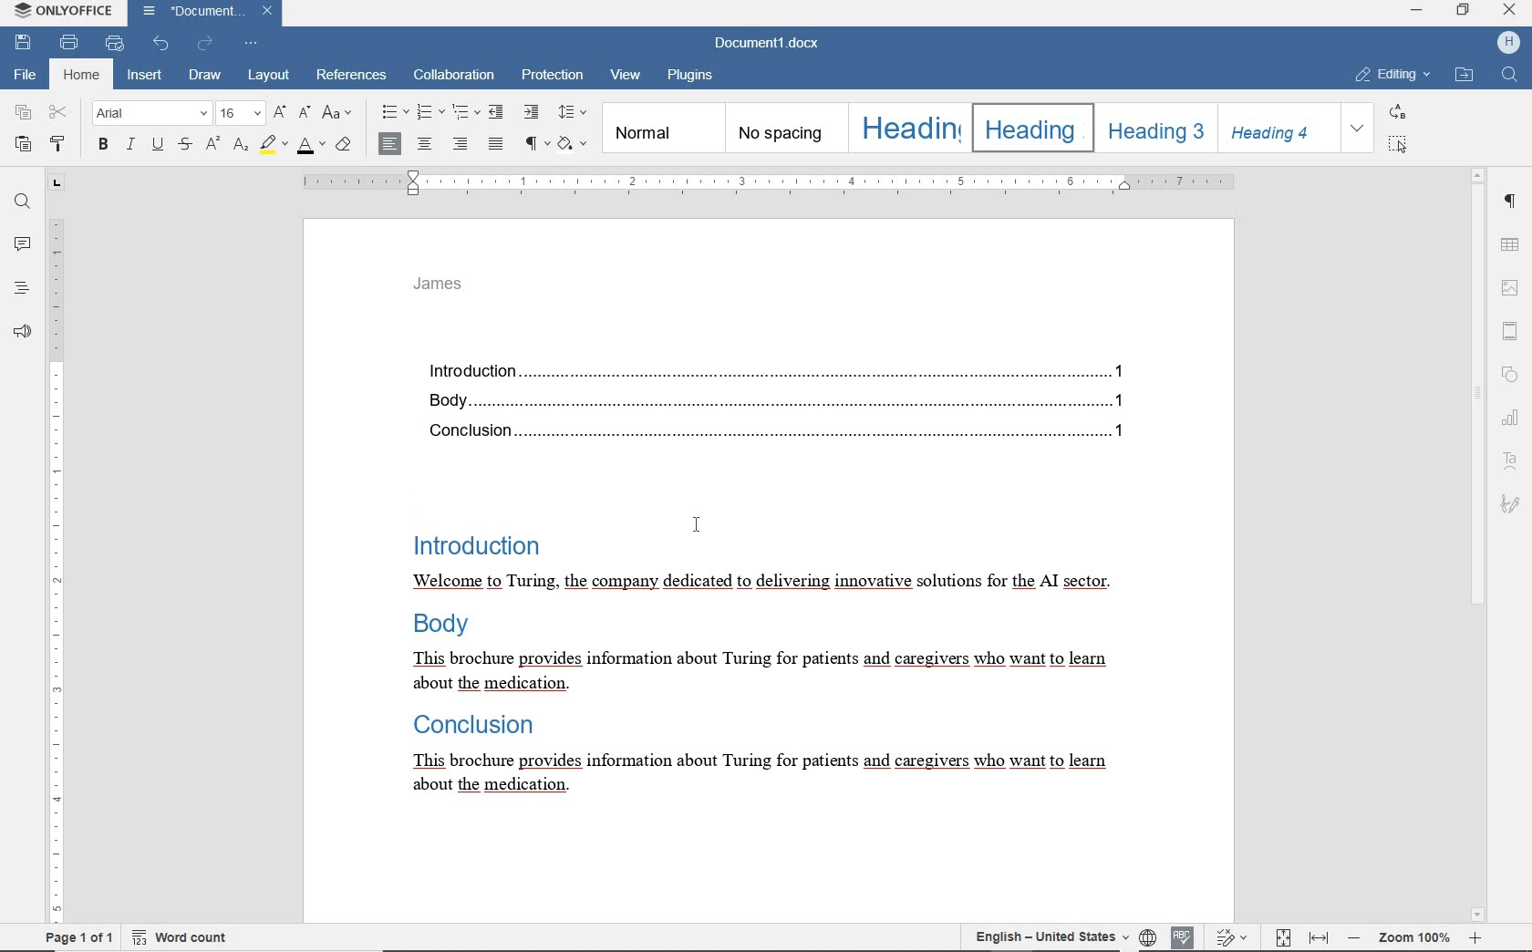  What do you see at coordinates (212, 143) in the screenshot?
I see `superscript` at bounding box center [212, 143].